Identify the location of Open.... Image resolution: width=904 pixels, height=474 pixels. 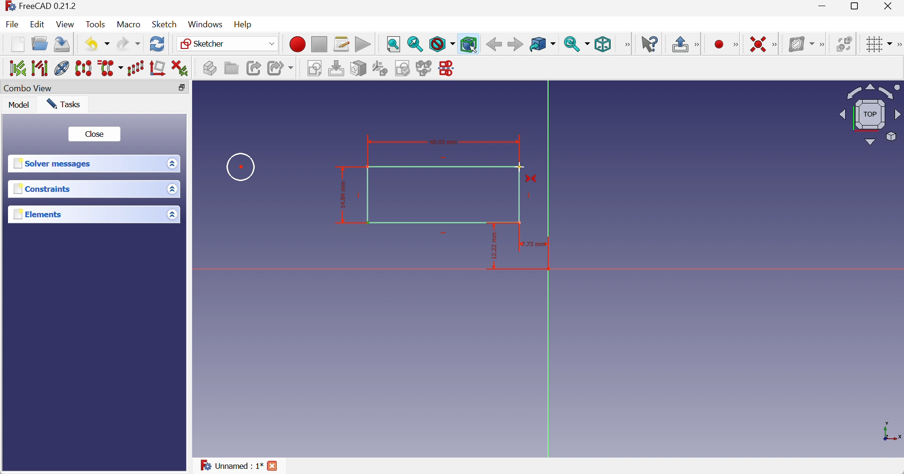
(40, 43).